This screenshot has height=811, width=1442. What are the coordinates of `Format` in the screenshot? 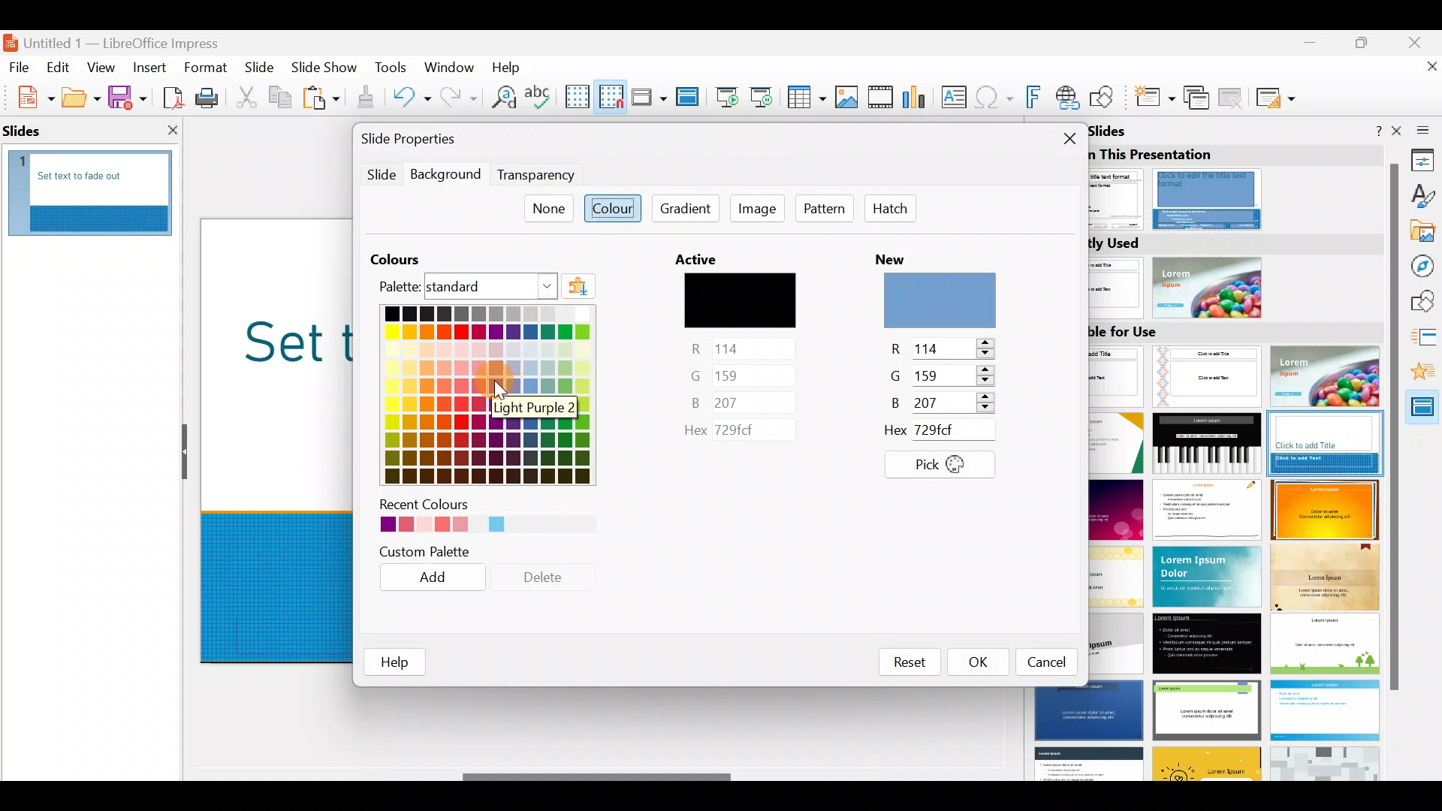 It's located at (204, 67).